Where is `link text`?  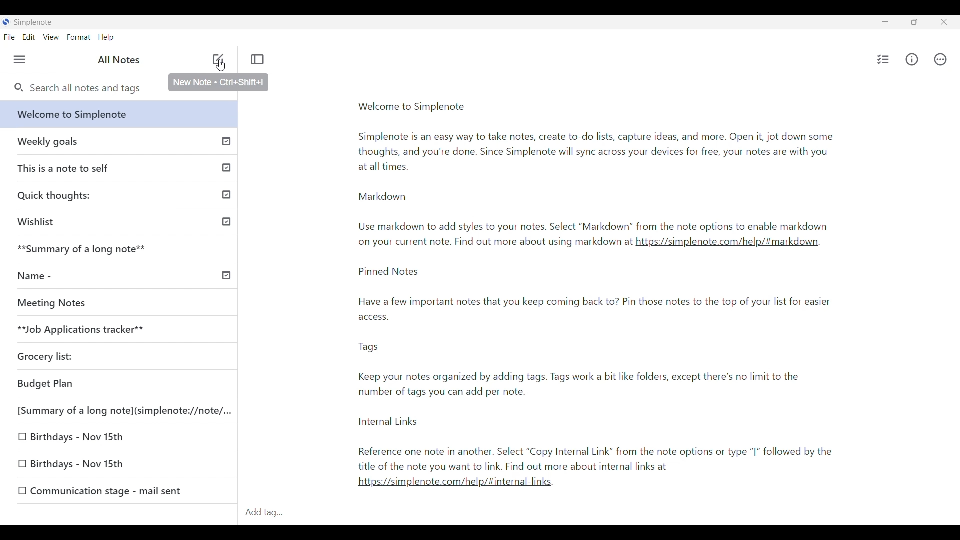 link text is located at coordinates (455, 483).